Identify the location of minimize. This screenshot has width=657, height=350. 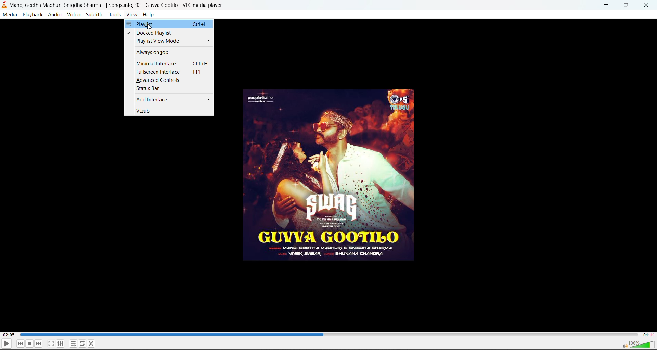
(608, 5).